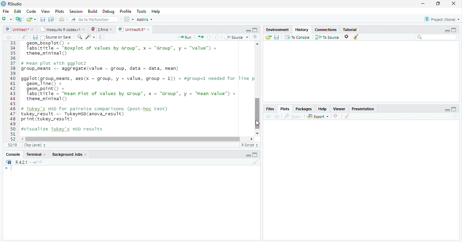  I want to click on Alignment, so click(255, 37).